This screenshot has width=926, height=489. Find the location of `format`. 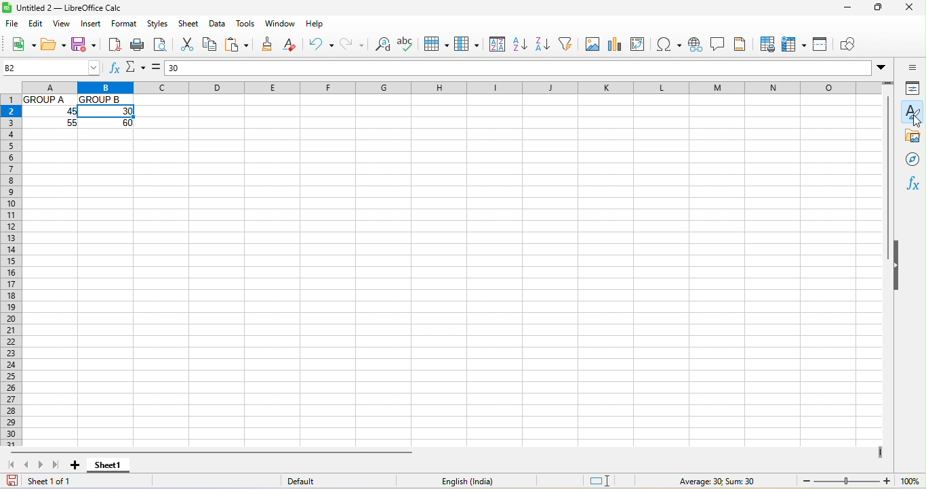

format is located at coordinates (125, 24).